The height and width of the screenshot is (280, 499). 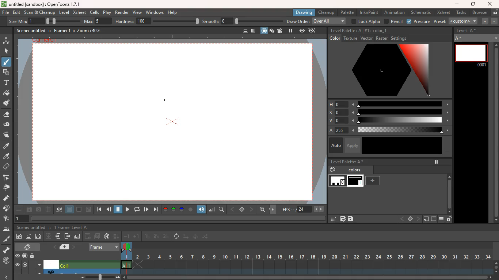 What do you see at coordinates (19, 209) in the screenshot?
I see `more` at bounding box center [19, 209].